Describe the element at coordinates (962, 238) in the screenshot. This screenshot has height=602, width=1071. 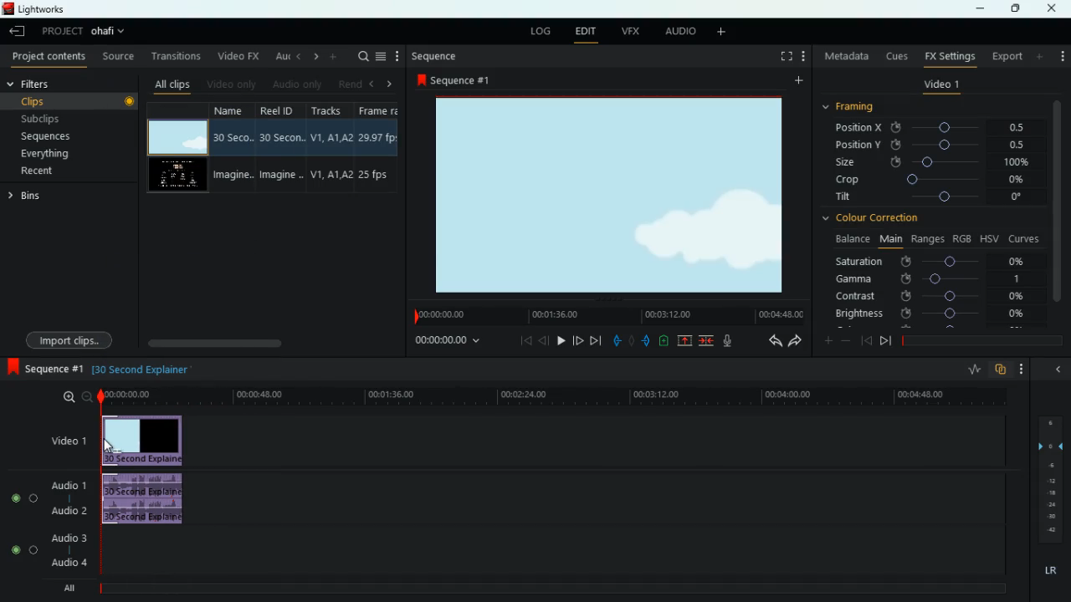
I see `rgb` at that location.